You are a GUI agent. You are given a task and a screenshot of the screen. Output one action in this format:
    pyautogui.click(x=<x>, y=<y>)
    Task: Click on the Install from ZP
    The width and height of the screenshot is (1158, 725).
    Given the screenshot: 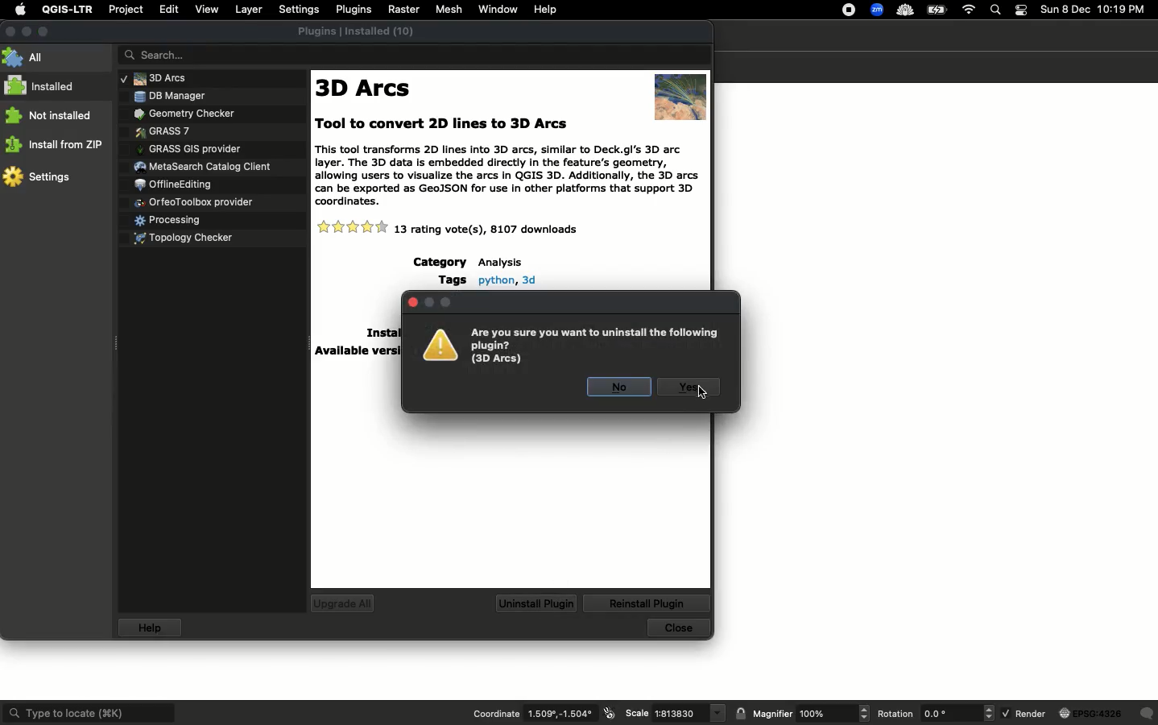 What is the action you would take?
    pyautogui.click(x=57, y=143)
    